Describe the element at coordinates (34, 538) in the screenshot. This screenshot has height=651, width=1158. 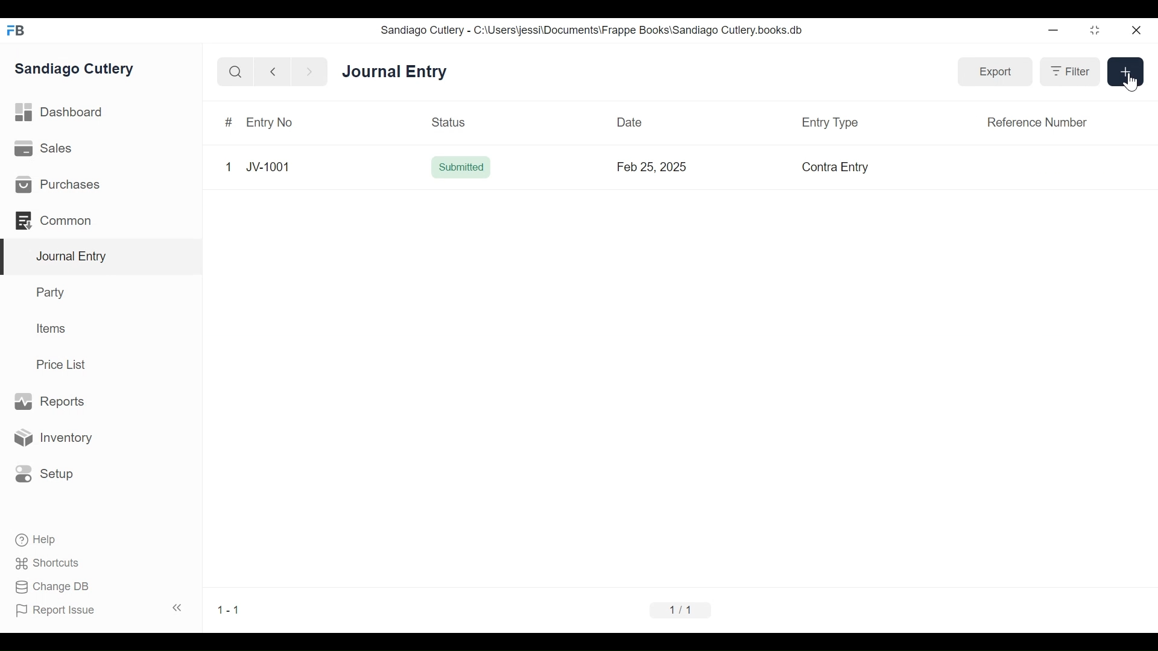
I see `Help` at that location.